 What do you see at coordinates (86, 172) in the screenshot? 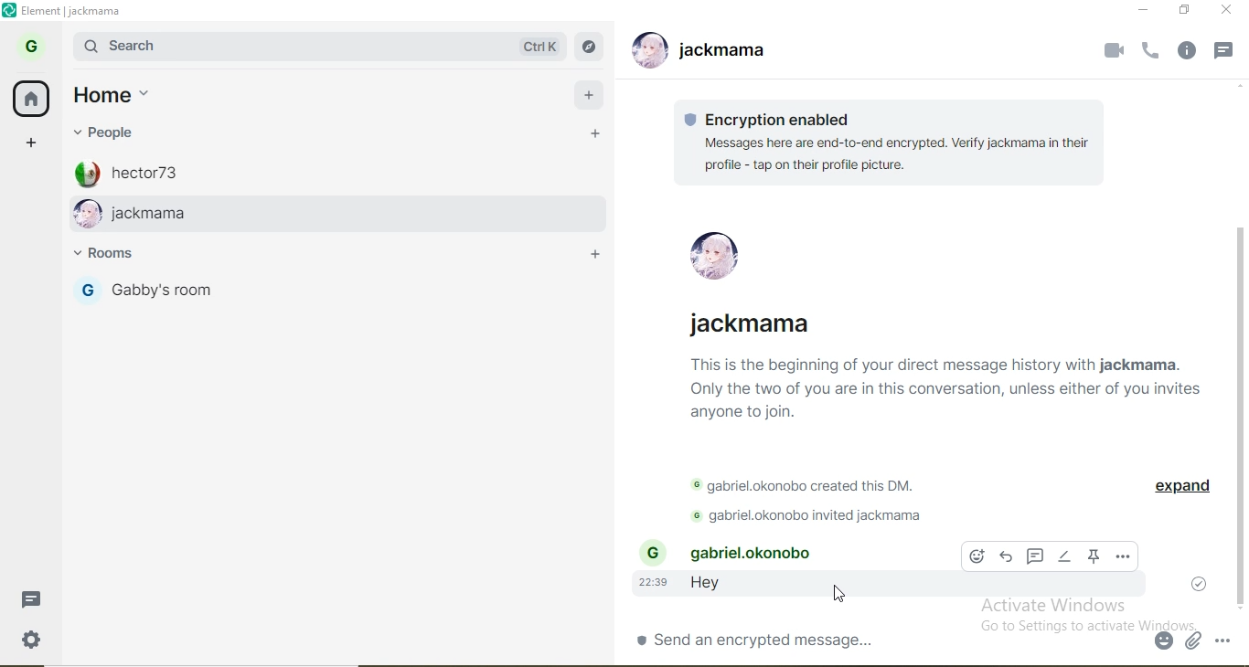
I see `profile image` at bounding box center [86, 172].